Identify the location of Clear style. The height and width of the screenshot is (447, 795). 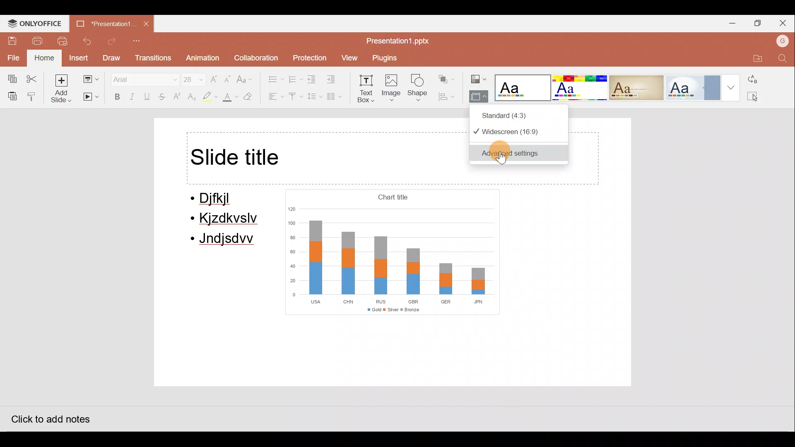
(253, 96).